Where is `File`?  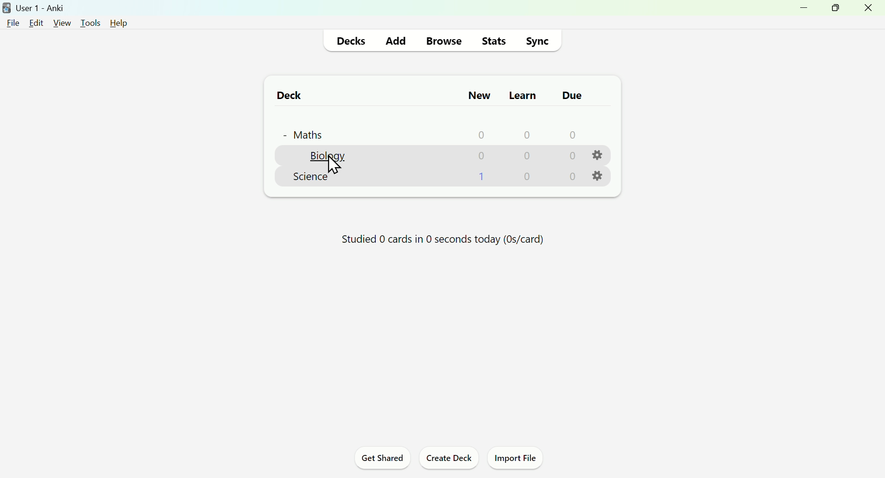
File is located at coordinates (14, 23).